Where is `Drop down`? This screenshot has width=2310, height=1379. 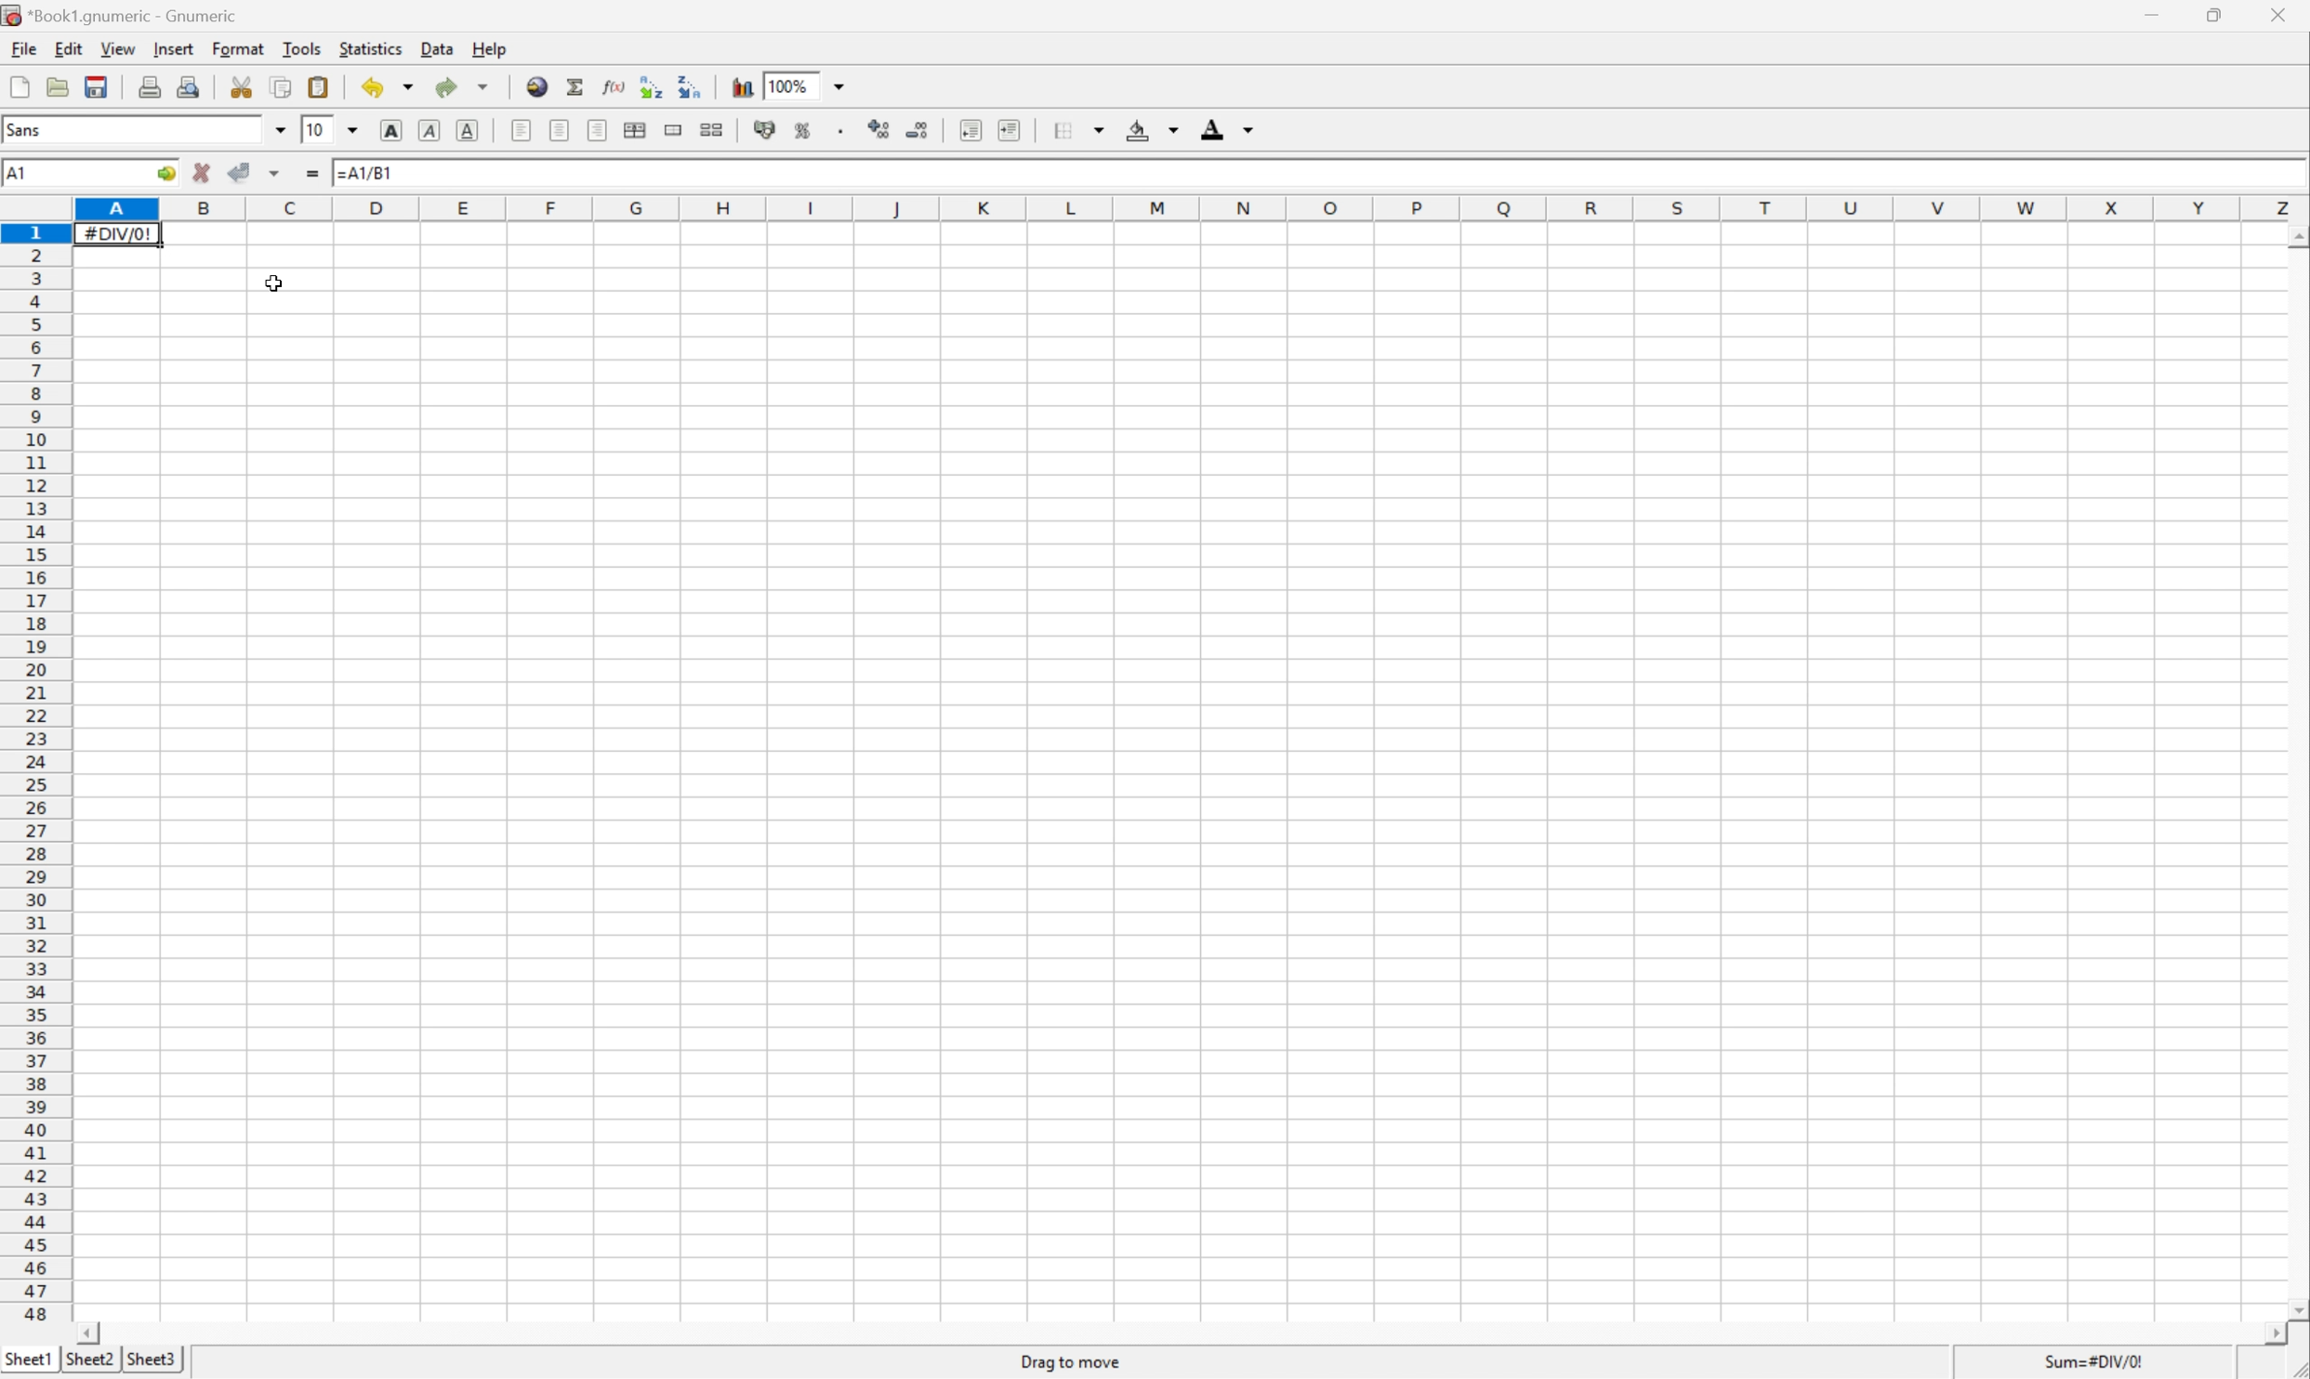
Drop down is located at coordinates (355, 129).